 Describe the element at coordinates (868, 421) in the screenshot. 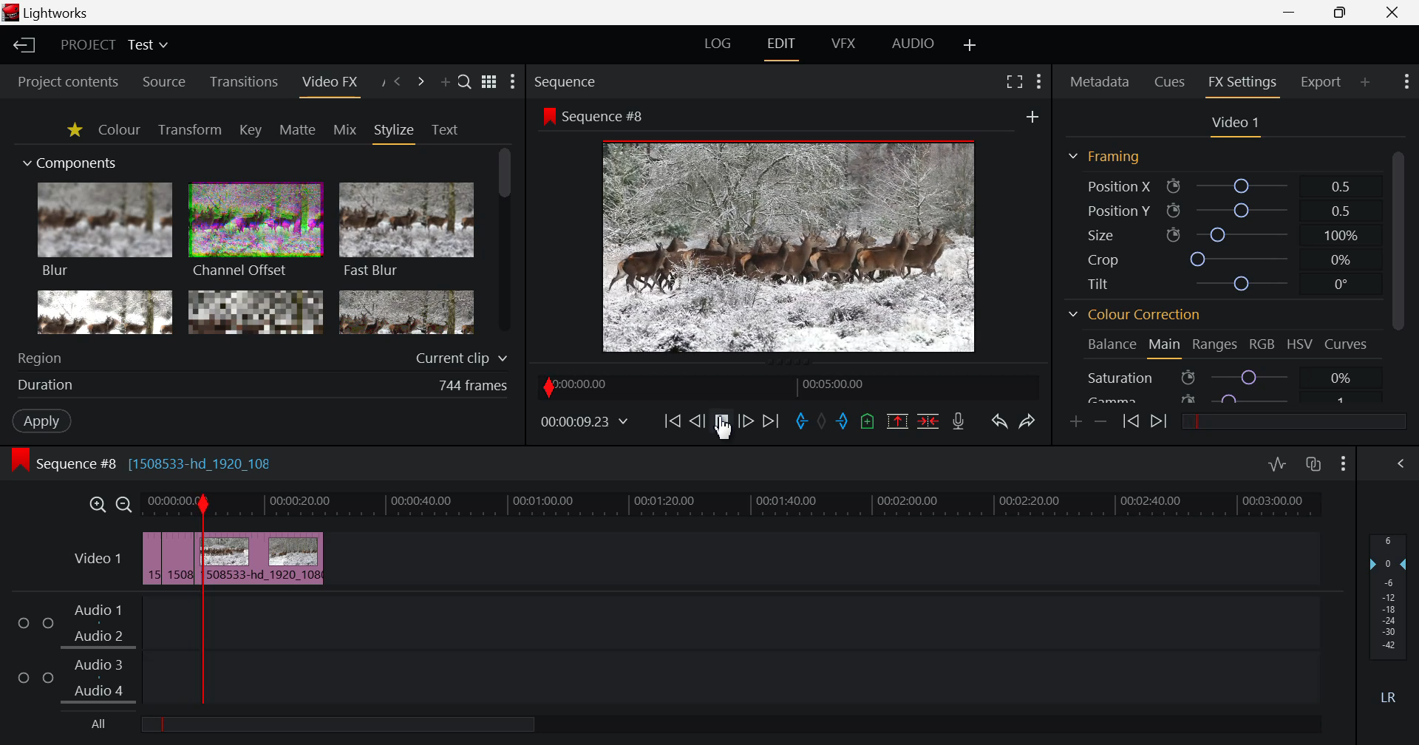

I see `Mark Cue` at that location.